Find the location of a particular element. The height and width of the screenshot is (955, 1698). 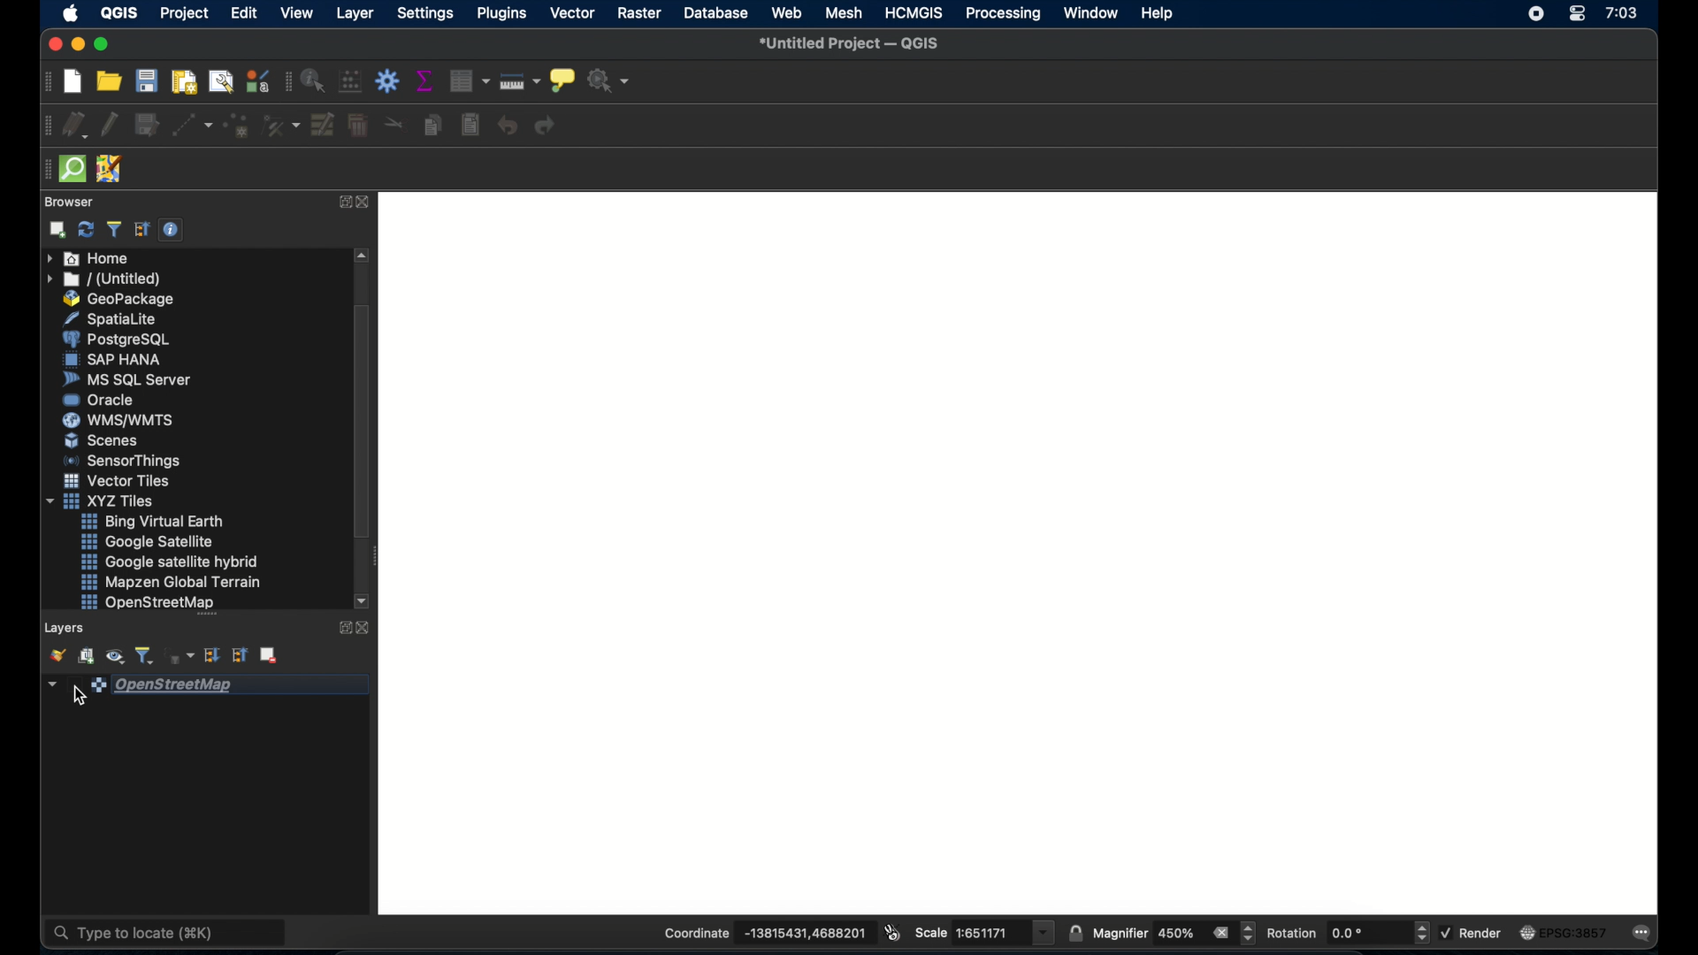

HCMGIS is located at coordinates (914, 13).